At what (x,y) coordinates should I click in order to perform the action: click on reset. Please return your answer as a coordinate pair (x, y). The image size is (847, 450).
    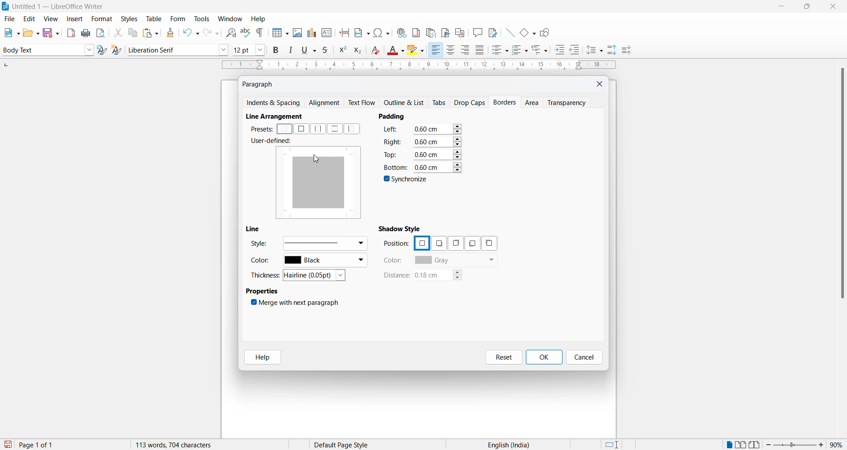
    Looking at the image, I should click on (504, 357).